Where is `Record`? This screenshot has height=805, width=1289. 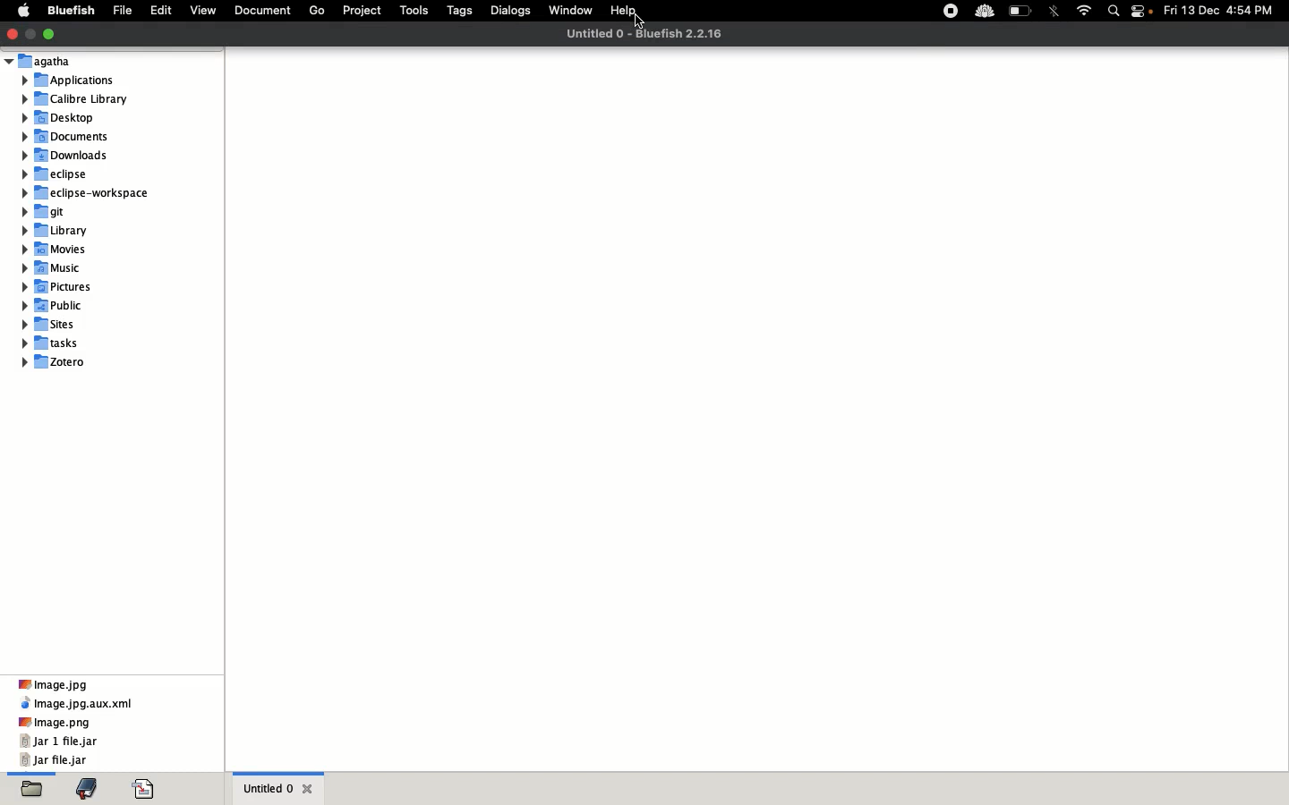
Record is located at coordinates (951, 12).